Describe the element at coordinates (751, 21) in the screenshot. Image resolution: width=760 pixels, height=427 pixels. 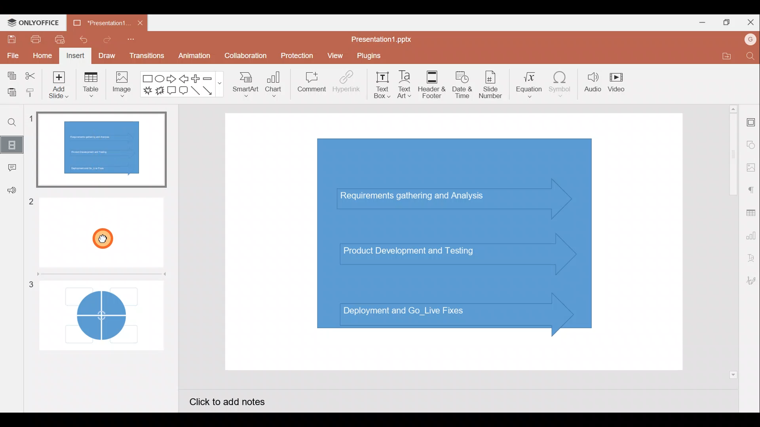
I see `Close` at that location.